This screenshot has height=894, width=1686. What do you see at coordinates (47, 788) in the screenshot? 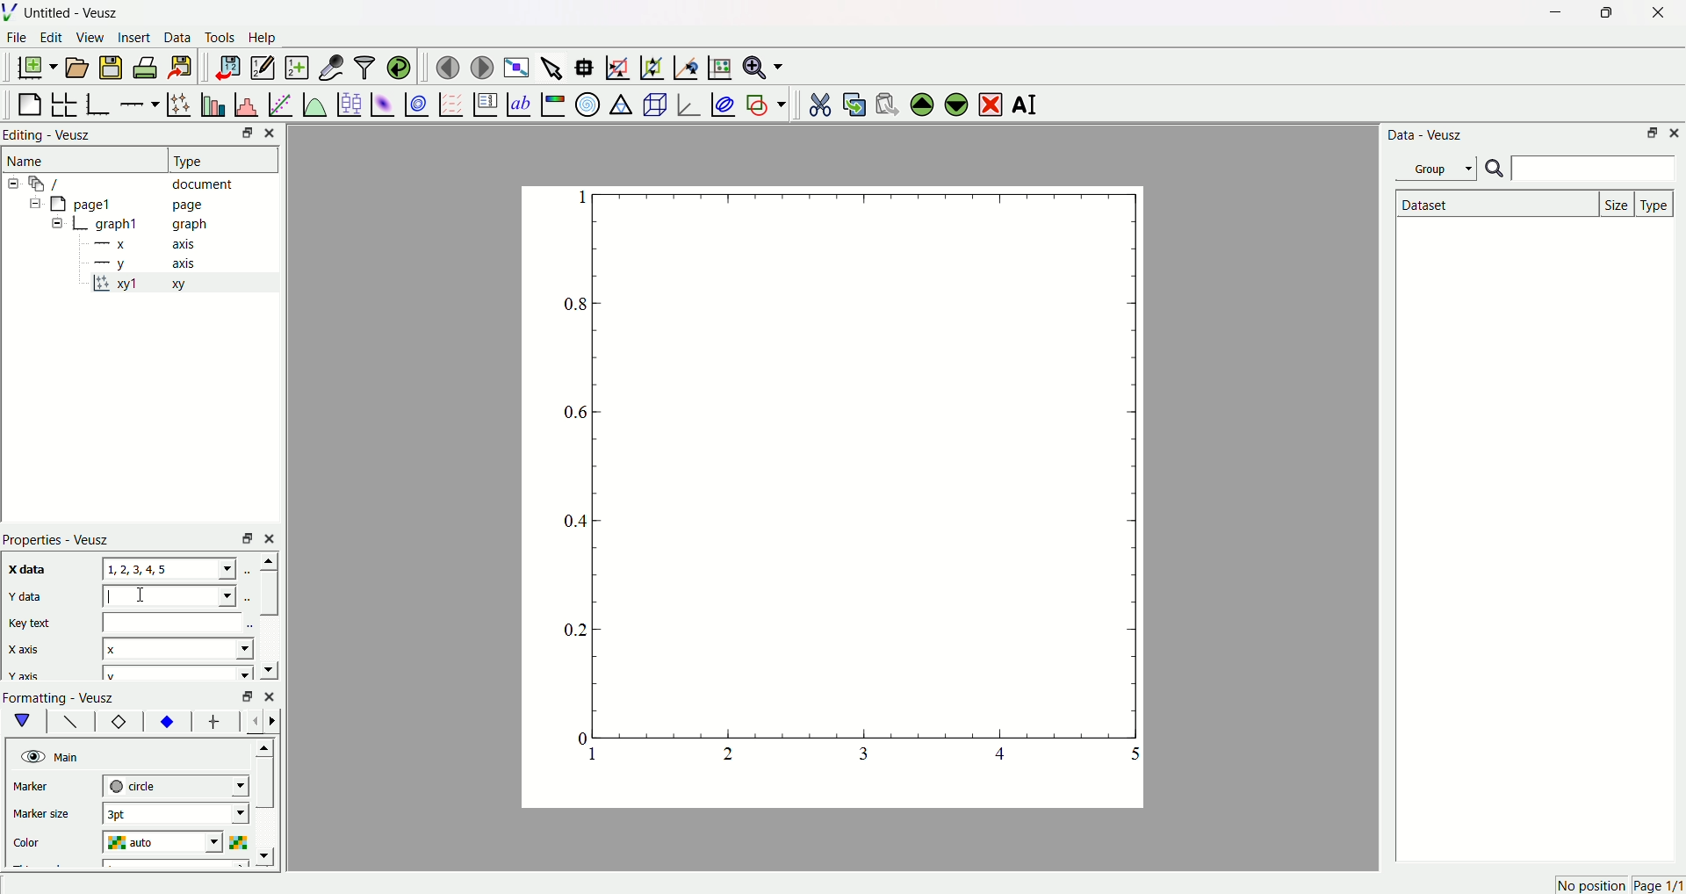
I see `Marker` at bounding box center [47, 788].